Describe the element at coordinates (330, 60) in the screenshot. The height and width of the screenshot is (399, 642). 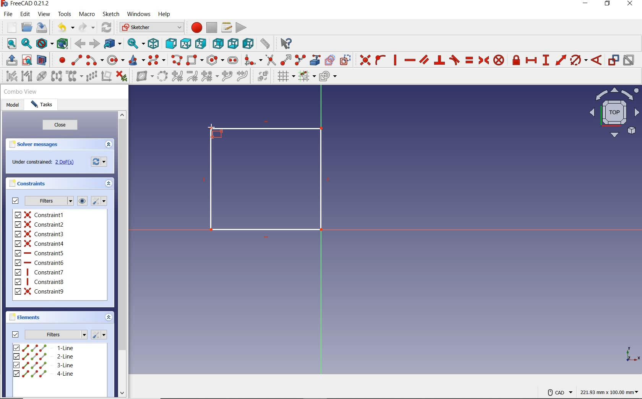
I see `create carbon copy` at that location.